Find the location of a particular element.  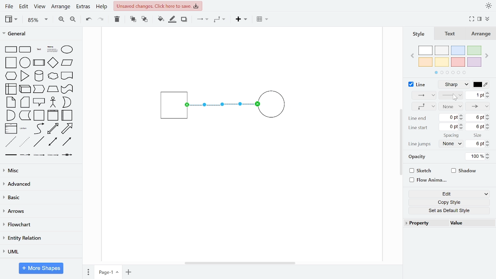

sketch is located at coordinates (419, 171).